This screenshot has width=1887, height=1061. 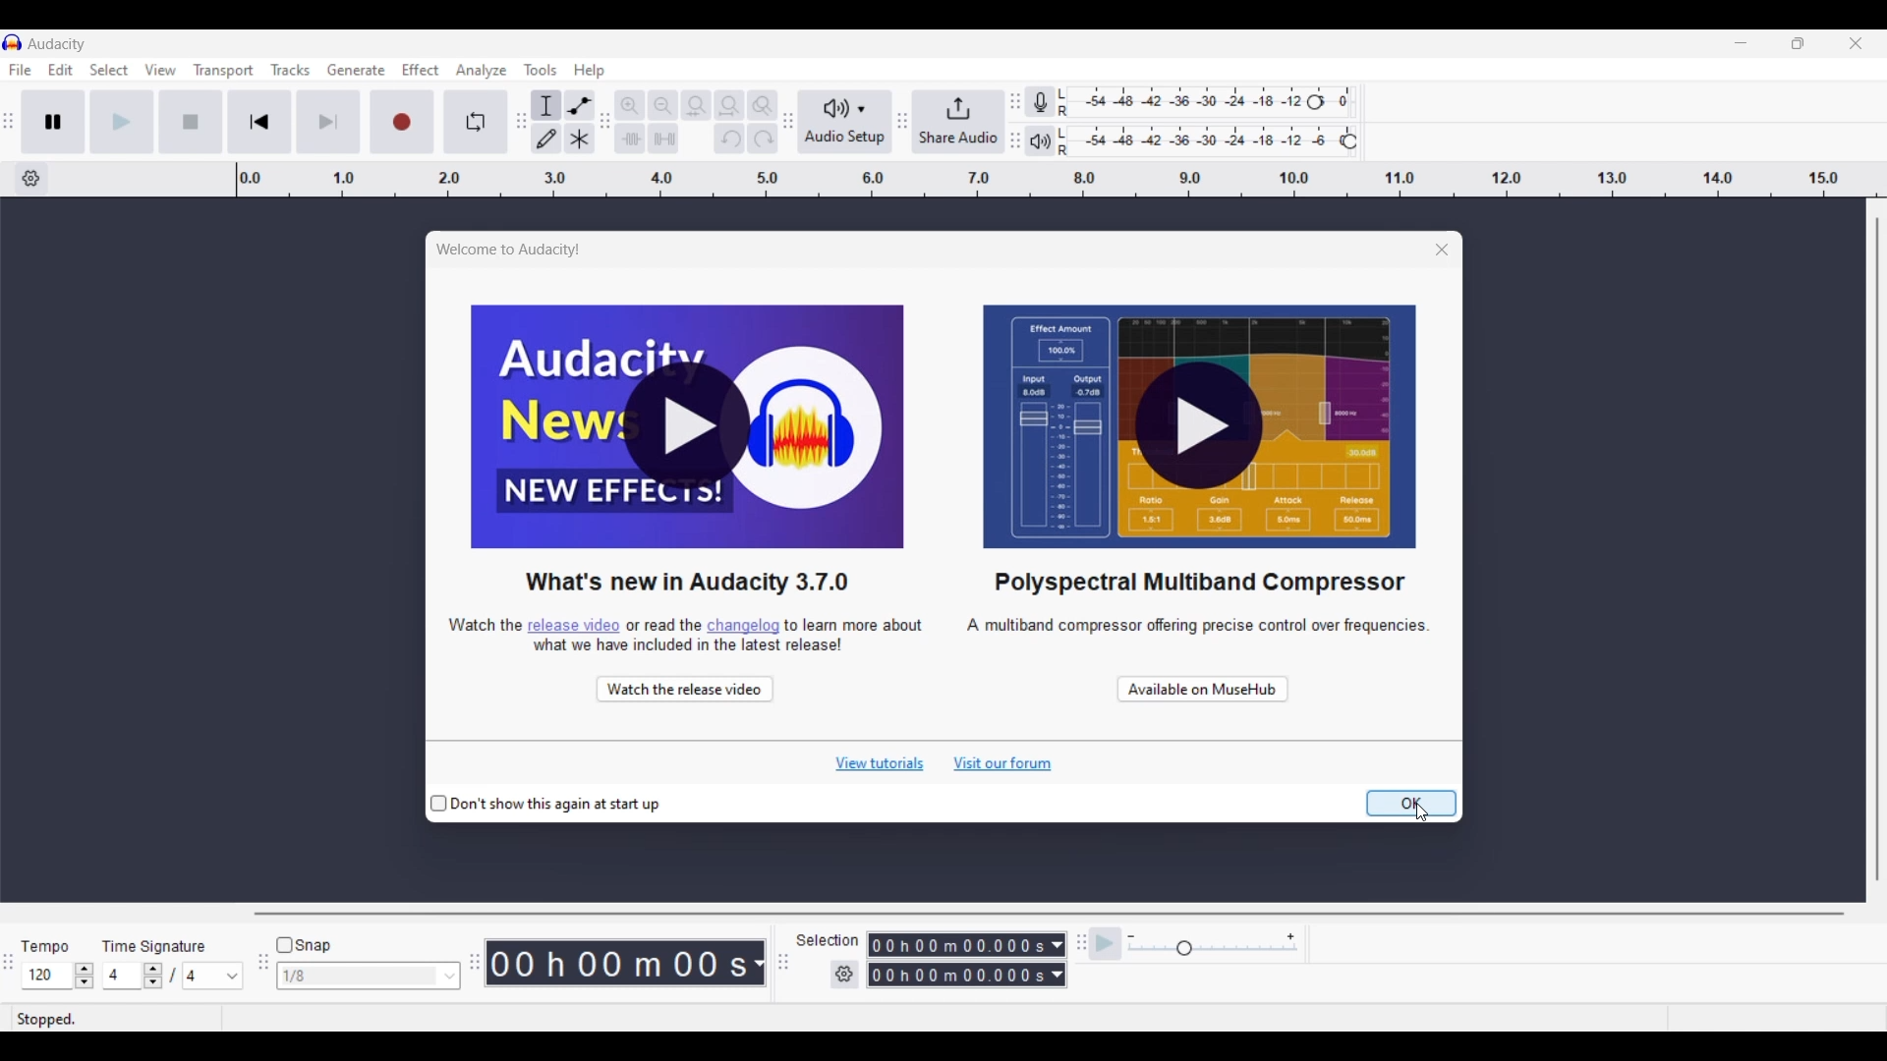 I want to click on Available on MuseHub, so click(x=1202, y=686).